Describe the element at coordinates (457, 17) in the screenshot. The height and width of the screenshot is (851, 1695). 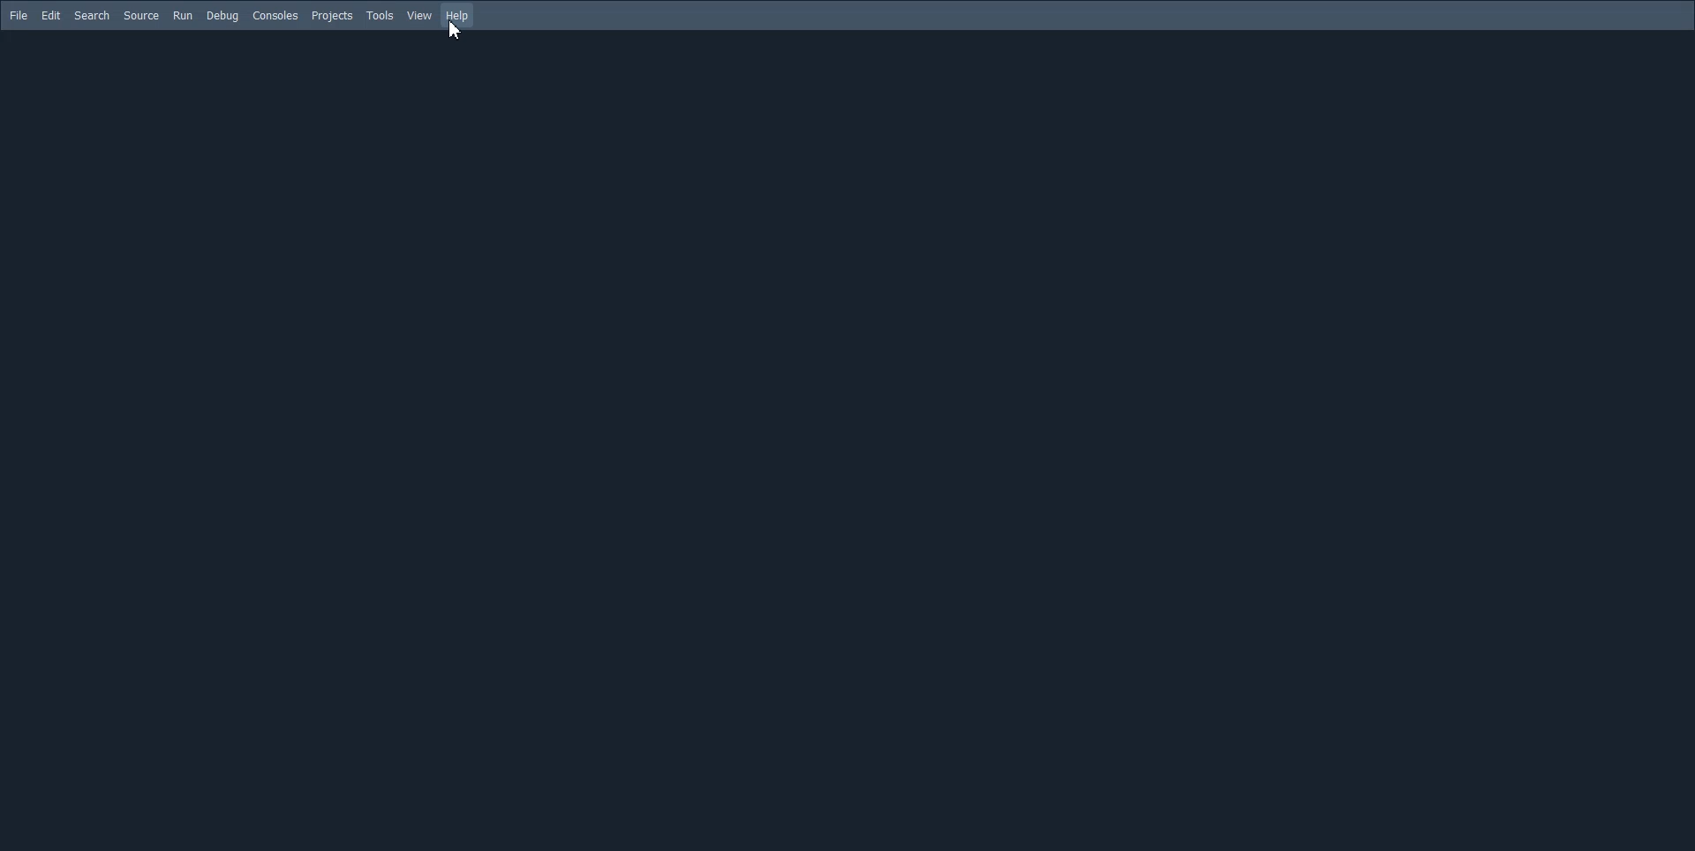
I see `Help` at that location.